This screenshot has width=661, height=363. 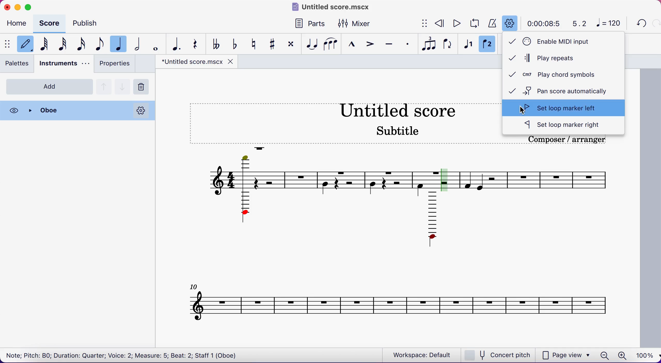 What do you see at coordinates (426, 24) in the screenshot?
I see `expand/hide` at bounding box center [426, 24].